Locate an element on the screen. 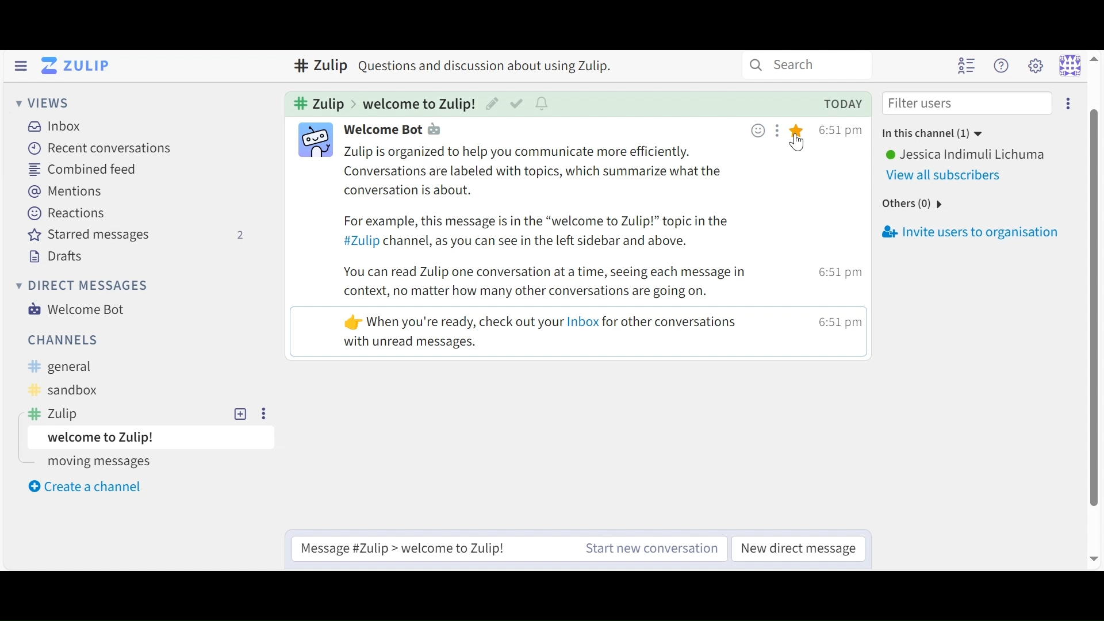 Image resolution: width=1104 pixels, height=621 pixels. Go to Home (Imbox) is located at coordinates (75, 65).